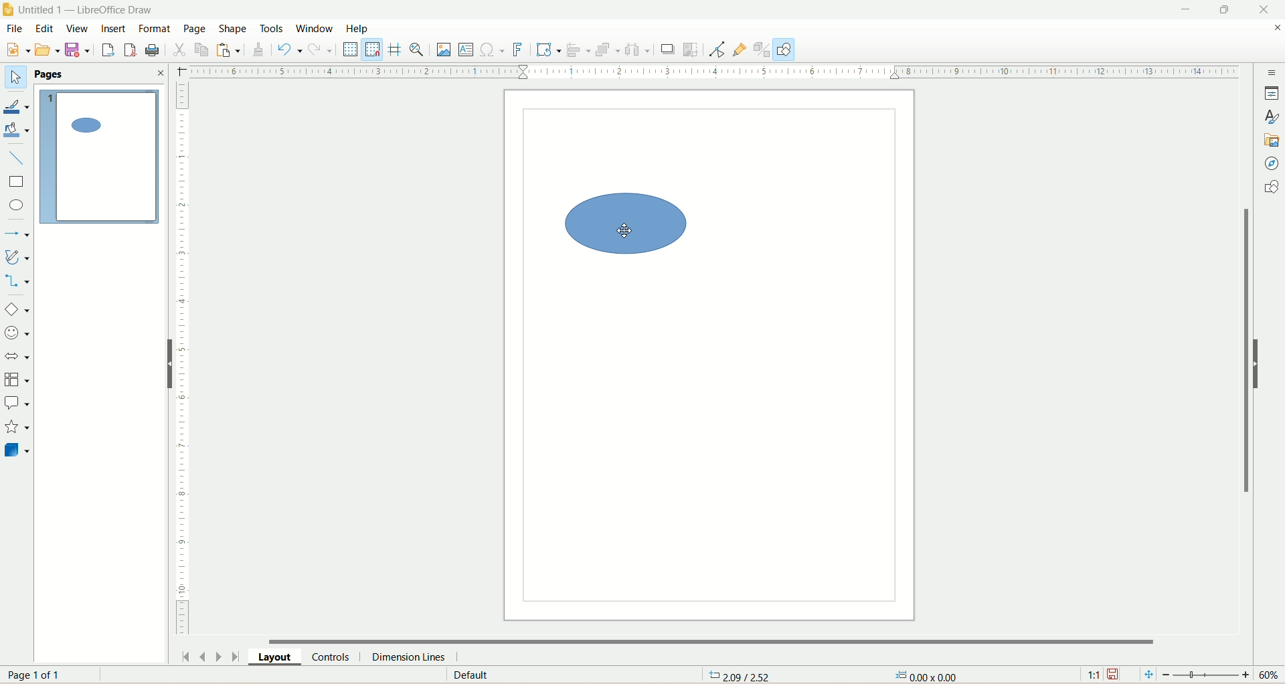 This screenshot has height=684, width=1285. What do you see at coordinates (17, 234) in the screenshot?
I see `lines and arrows` at bounding box center [17, 234].